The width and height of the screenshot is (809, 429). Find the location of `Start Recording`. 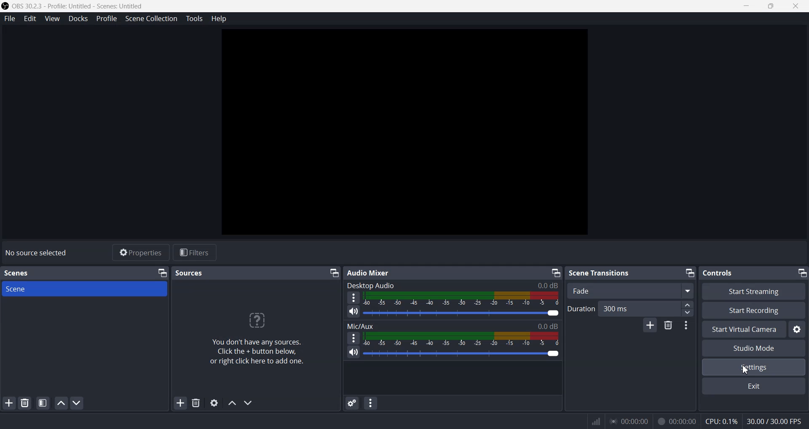

Start Recording is located at coordinates (755, 310).